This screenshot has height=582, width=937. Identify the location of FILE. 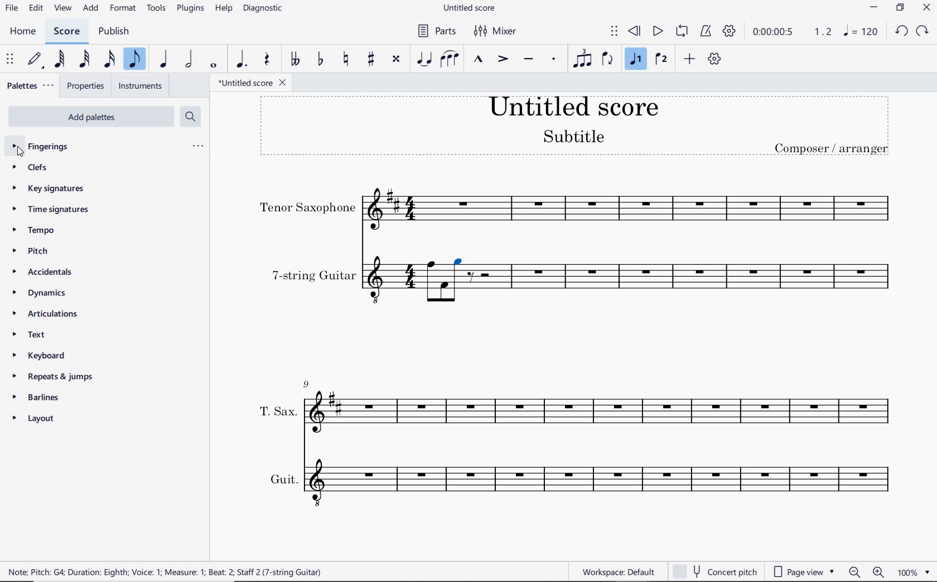
(11, 9).